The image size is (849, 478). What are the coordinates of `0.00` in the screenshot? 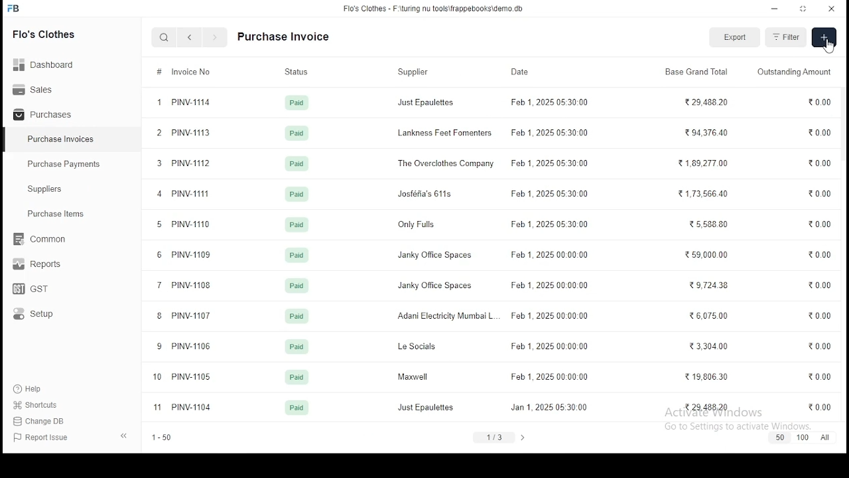 It's located at (820, 376).